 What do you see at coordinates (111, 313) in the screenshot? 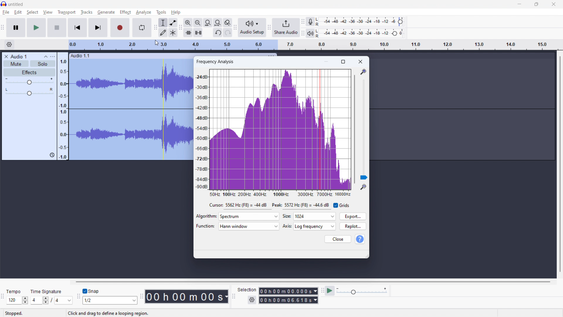
I see `Click and drag to select audio` at bounding box center [111, 313].